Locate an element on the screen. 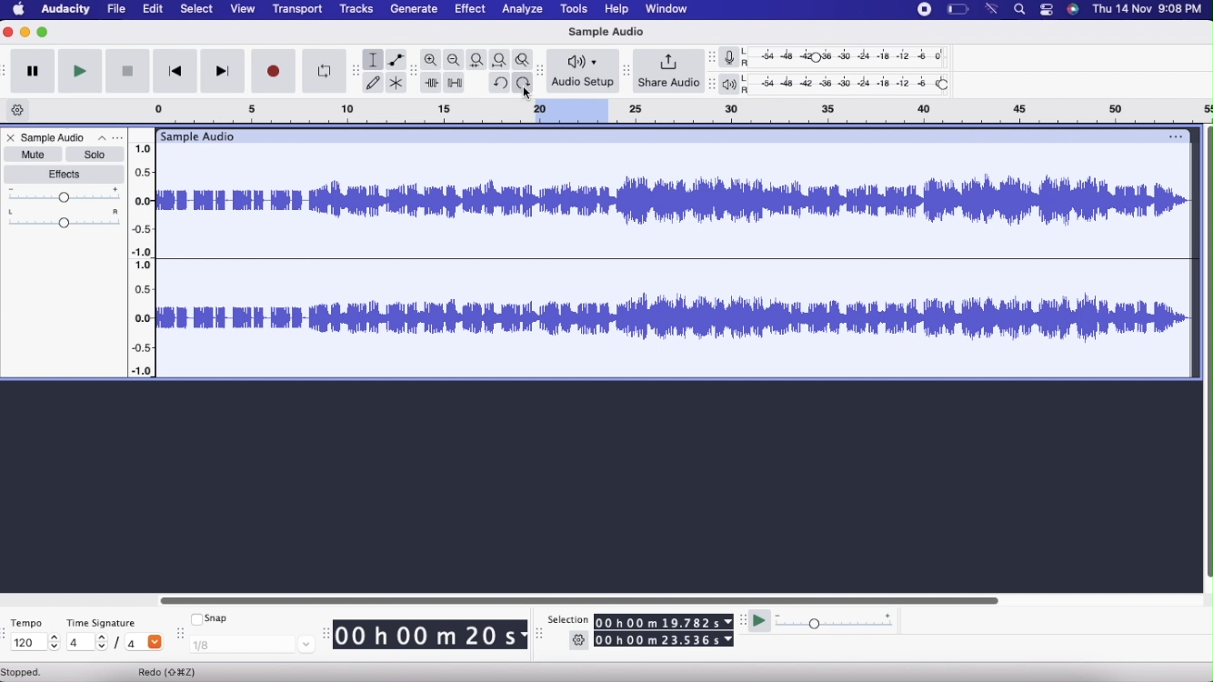 This screenshot has width=1213, height=682. Maximize is located at coordinates (43, 32).